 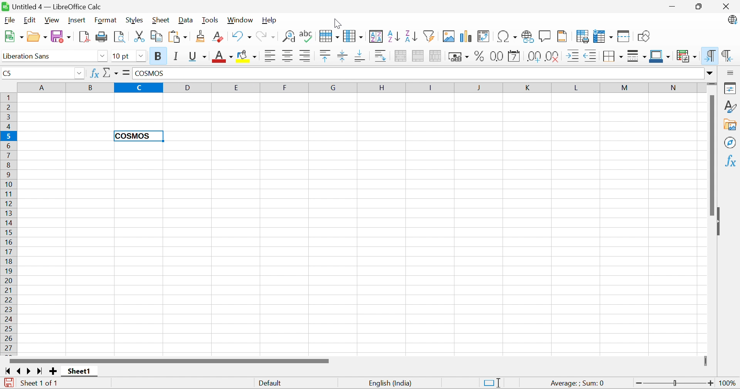 What do you see at coordinates (85, 37) in the screenshot?
I see `Export as PDF` at bounding box center [85, 37].